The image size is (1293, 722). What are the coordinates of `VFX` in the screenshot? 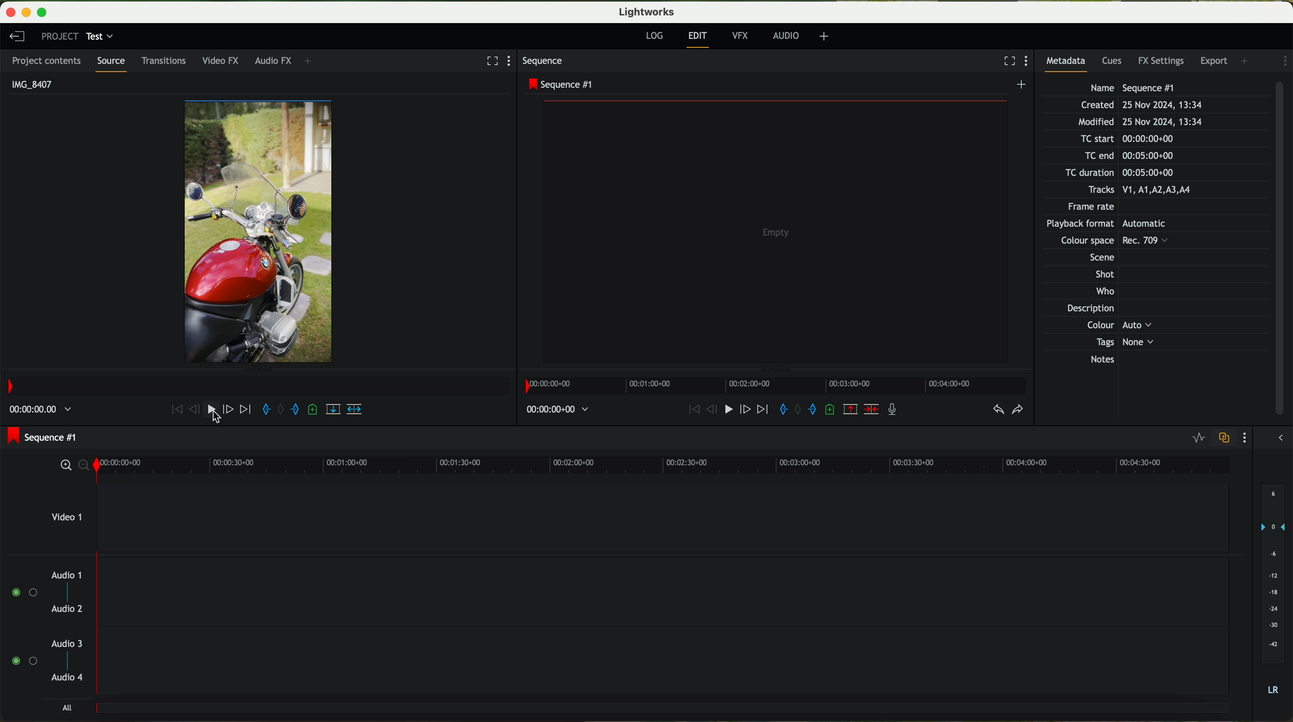 It's located at (742, 37).